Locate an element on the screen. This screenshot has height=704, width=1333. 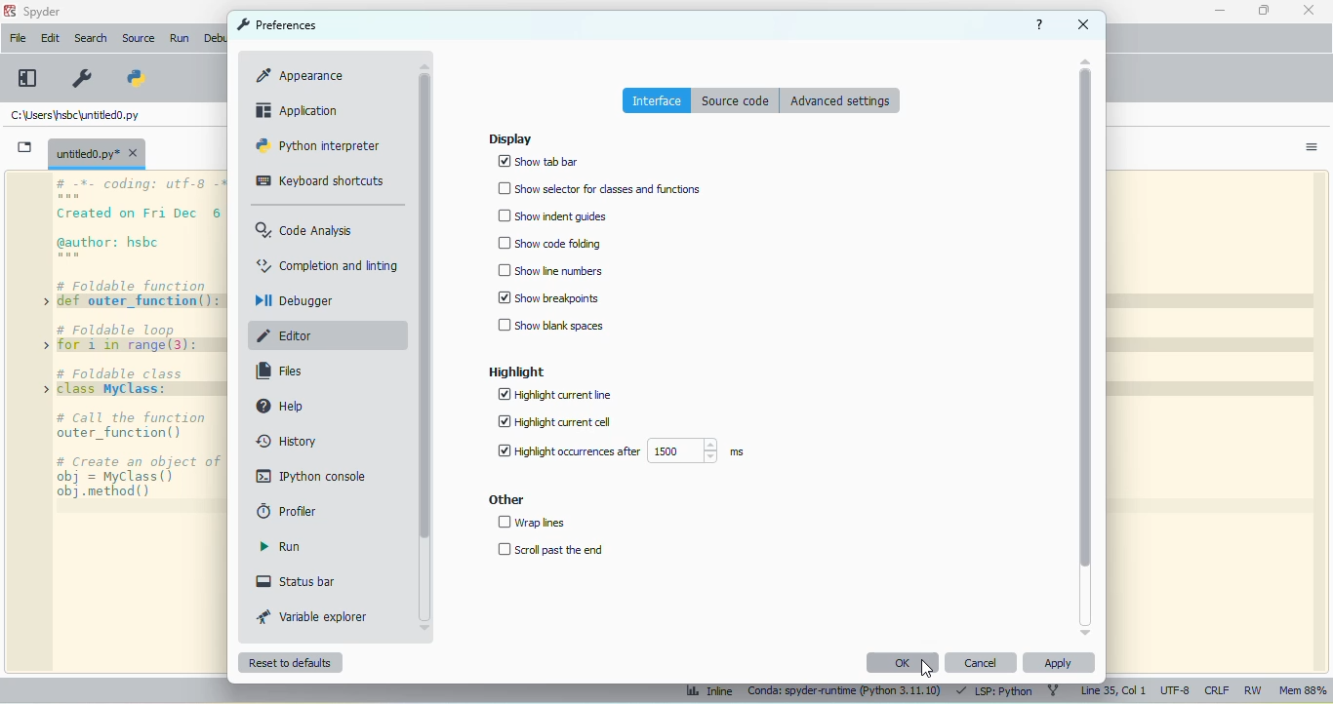
run is located at coordinates (280, 546).